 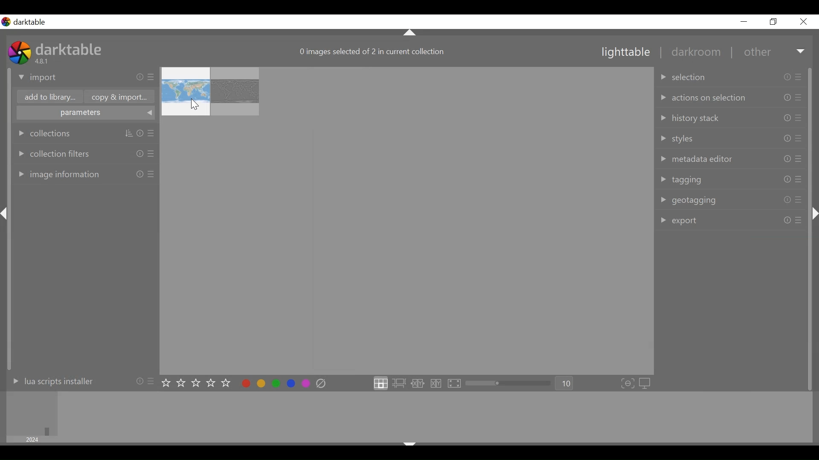 I want to click on add to  library, so click(x=50, y=97).